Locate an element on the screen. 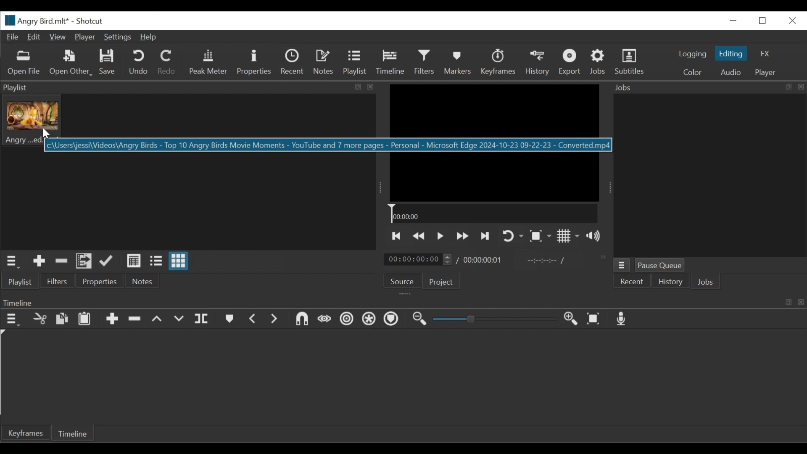 The image size is (807, 454). Recent is located at coordinates (292, 61).